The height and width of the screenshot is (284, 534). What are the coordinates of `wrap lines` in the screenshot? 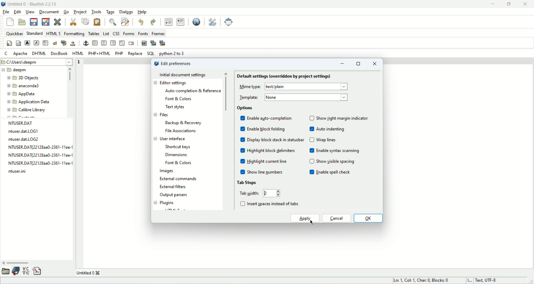 It's located at (327, 140).